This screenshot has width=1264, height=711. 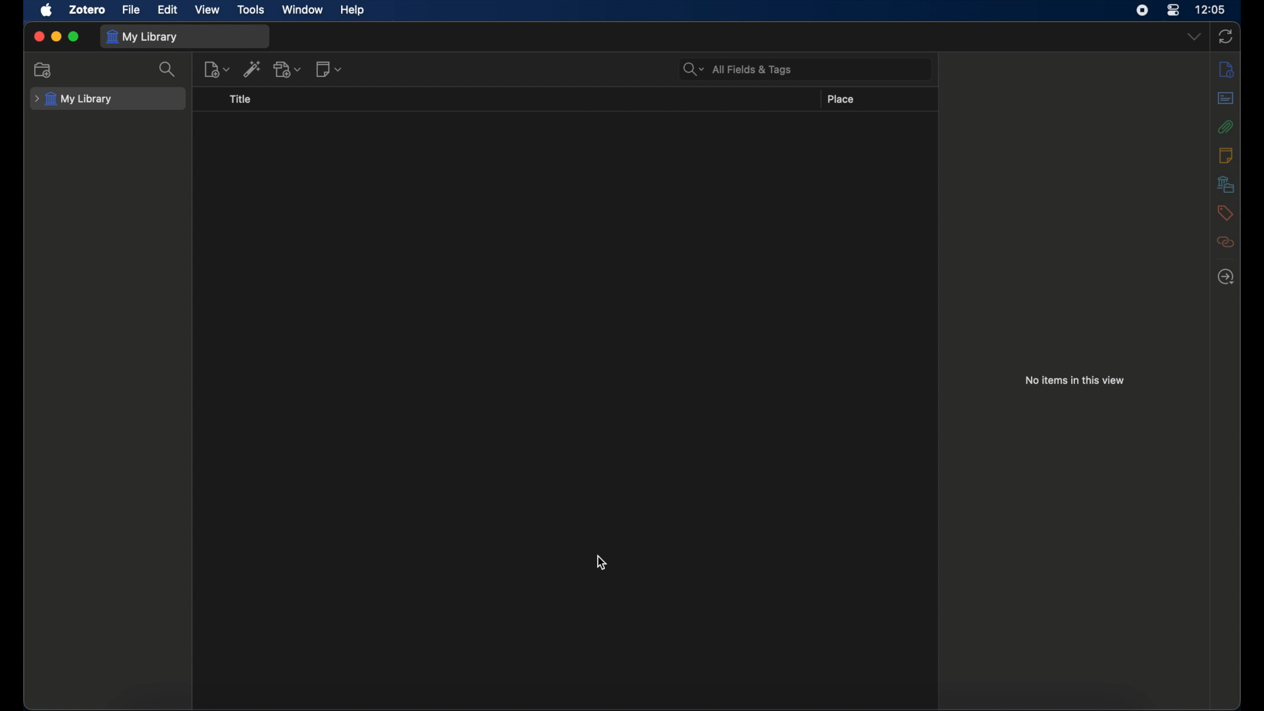 I want to click on info, so click(x=1226, y=69).